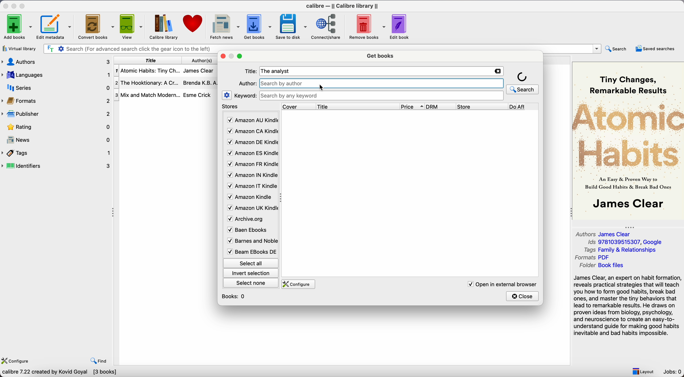 This screenshot has height=377, width=684. I want to click on clear, so click(498, 71).